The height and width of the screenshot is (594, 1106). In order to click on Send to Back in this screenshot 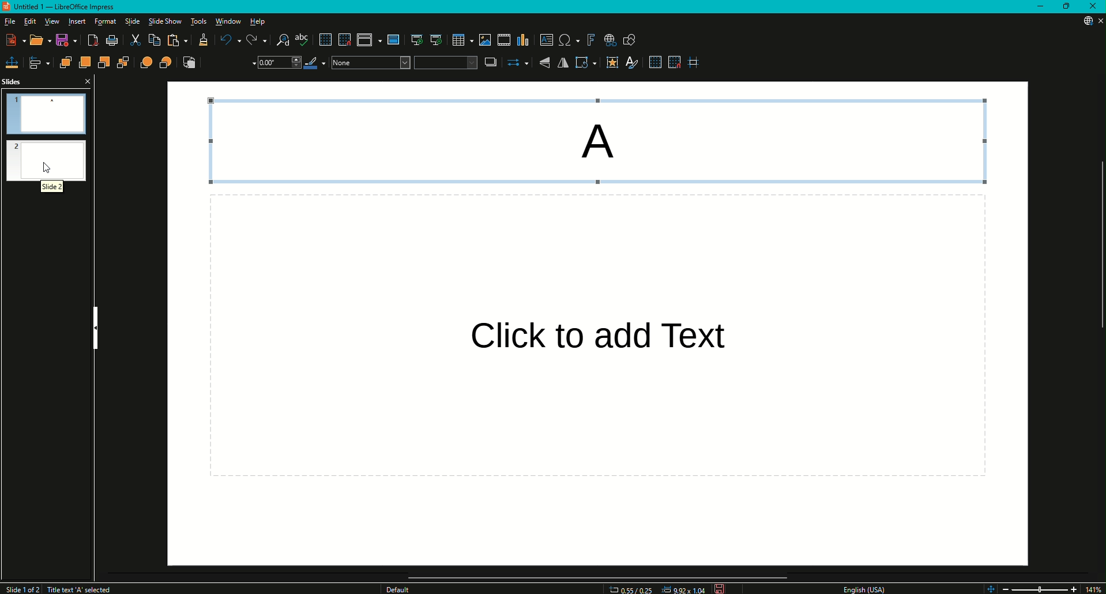, I will do `click(125, 62)`.